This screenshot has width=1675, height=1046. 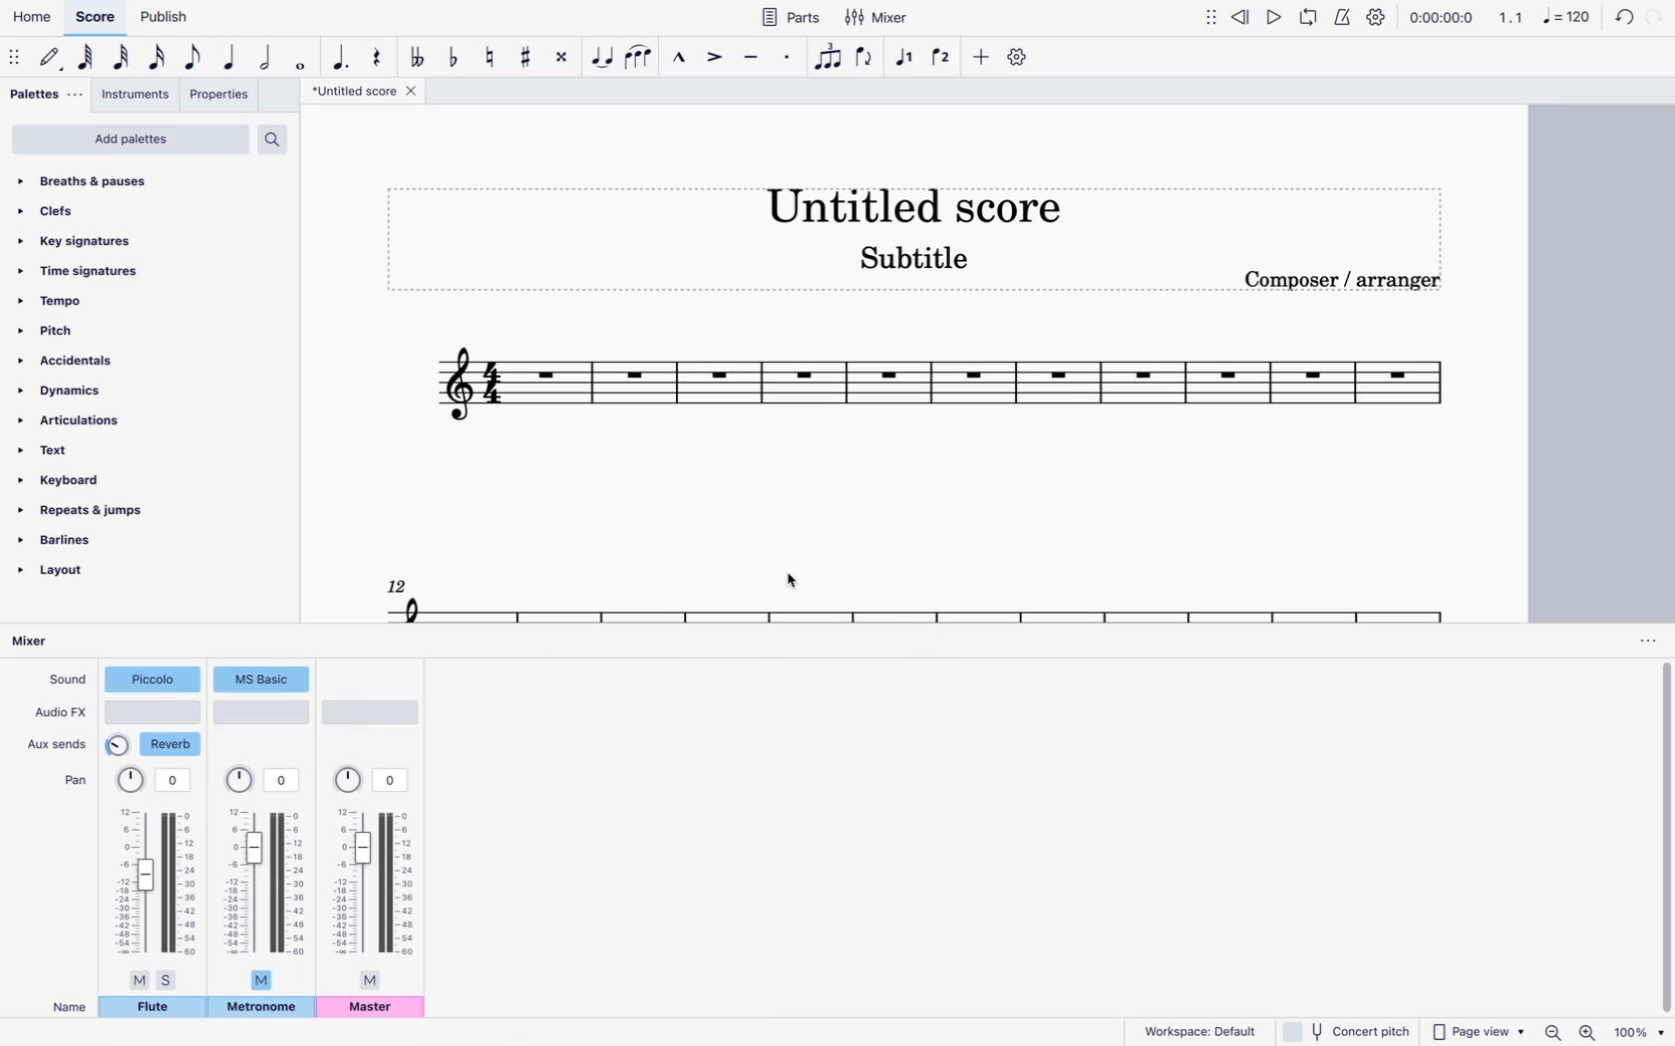 I want to click on pan, so click(x=372, y=878).